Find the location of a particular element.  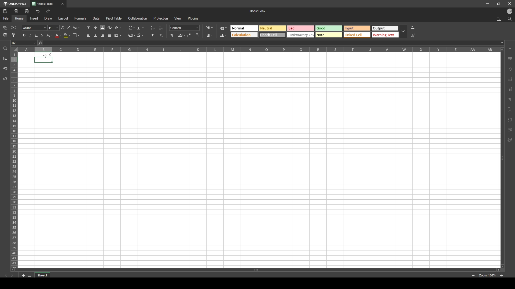

insert cells is located at coordinates (209, 28).